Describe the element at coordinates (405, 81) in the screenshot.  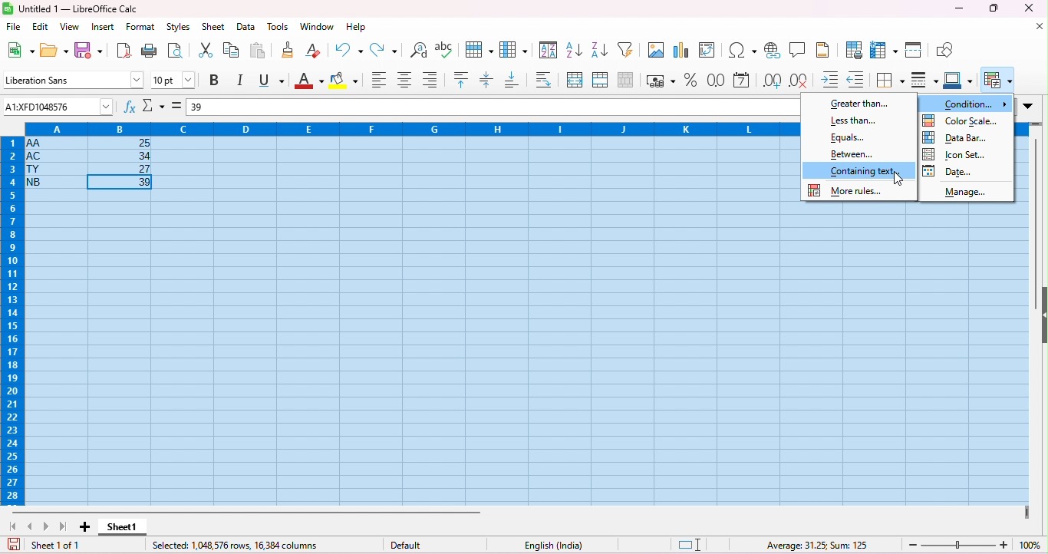
I see `align center` at that location.